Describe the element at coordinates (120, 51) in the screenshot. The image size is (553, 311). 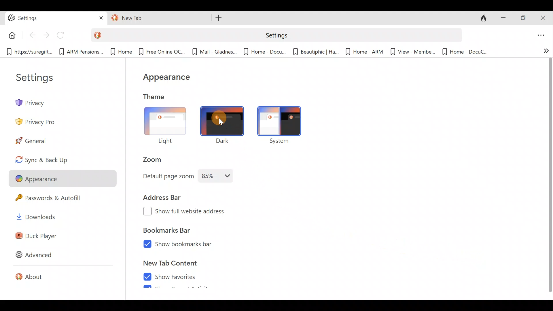
I see `Bookmark 3` at that location.